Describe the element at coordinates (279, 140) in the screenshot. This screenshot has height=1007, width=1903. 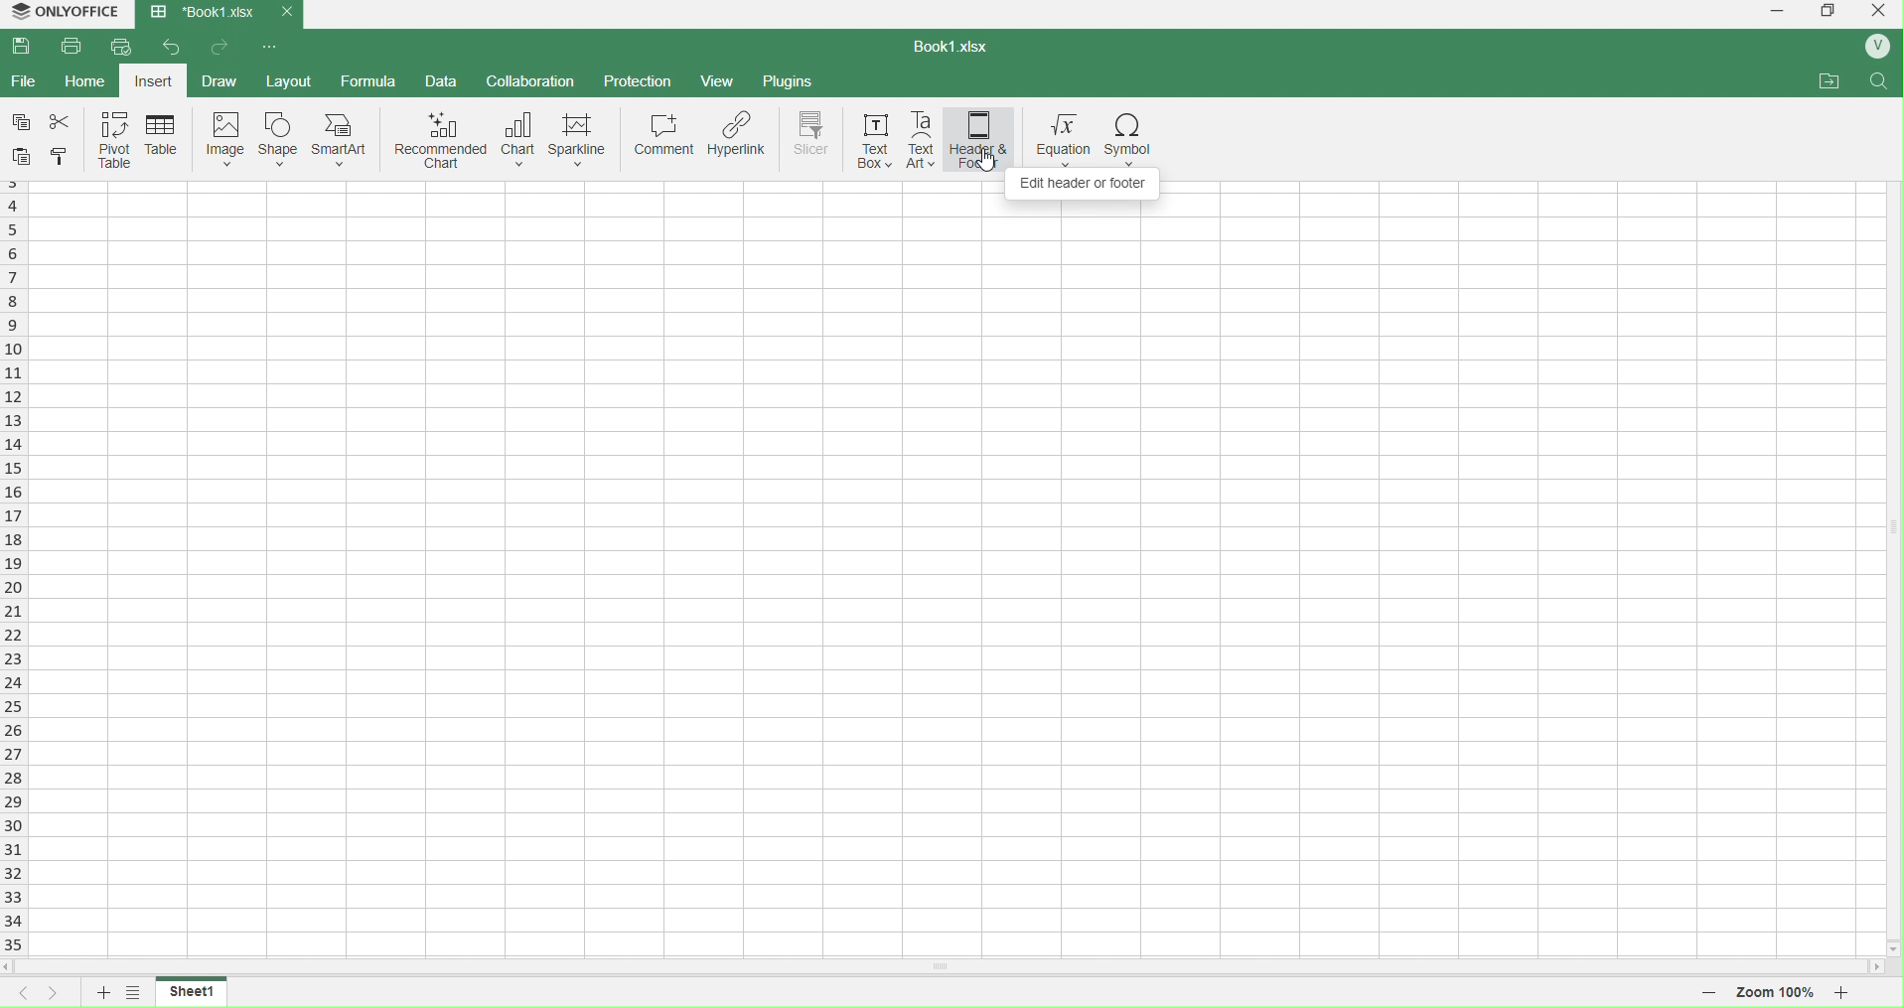
I see `shape` at that location.